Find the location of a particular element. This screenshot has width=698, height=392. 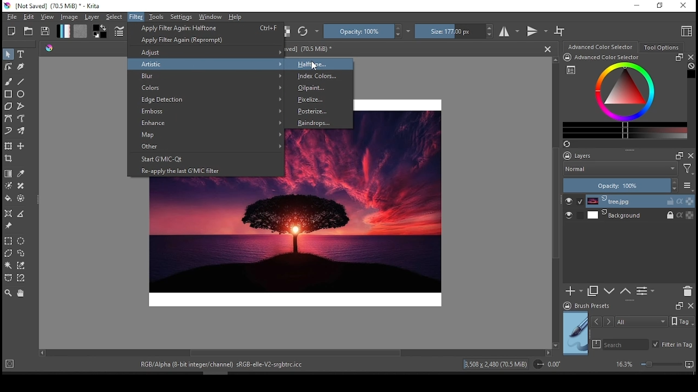

restore is located at coordinates (659, 6).